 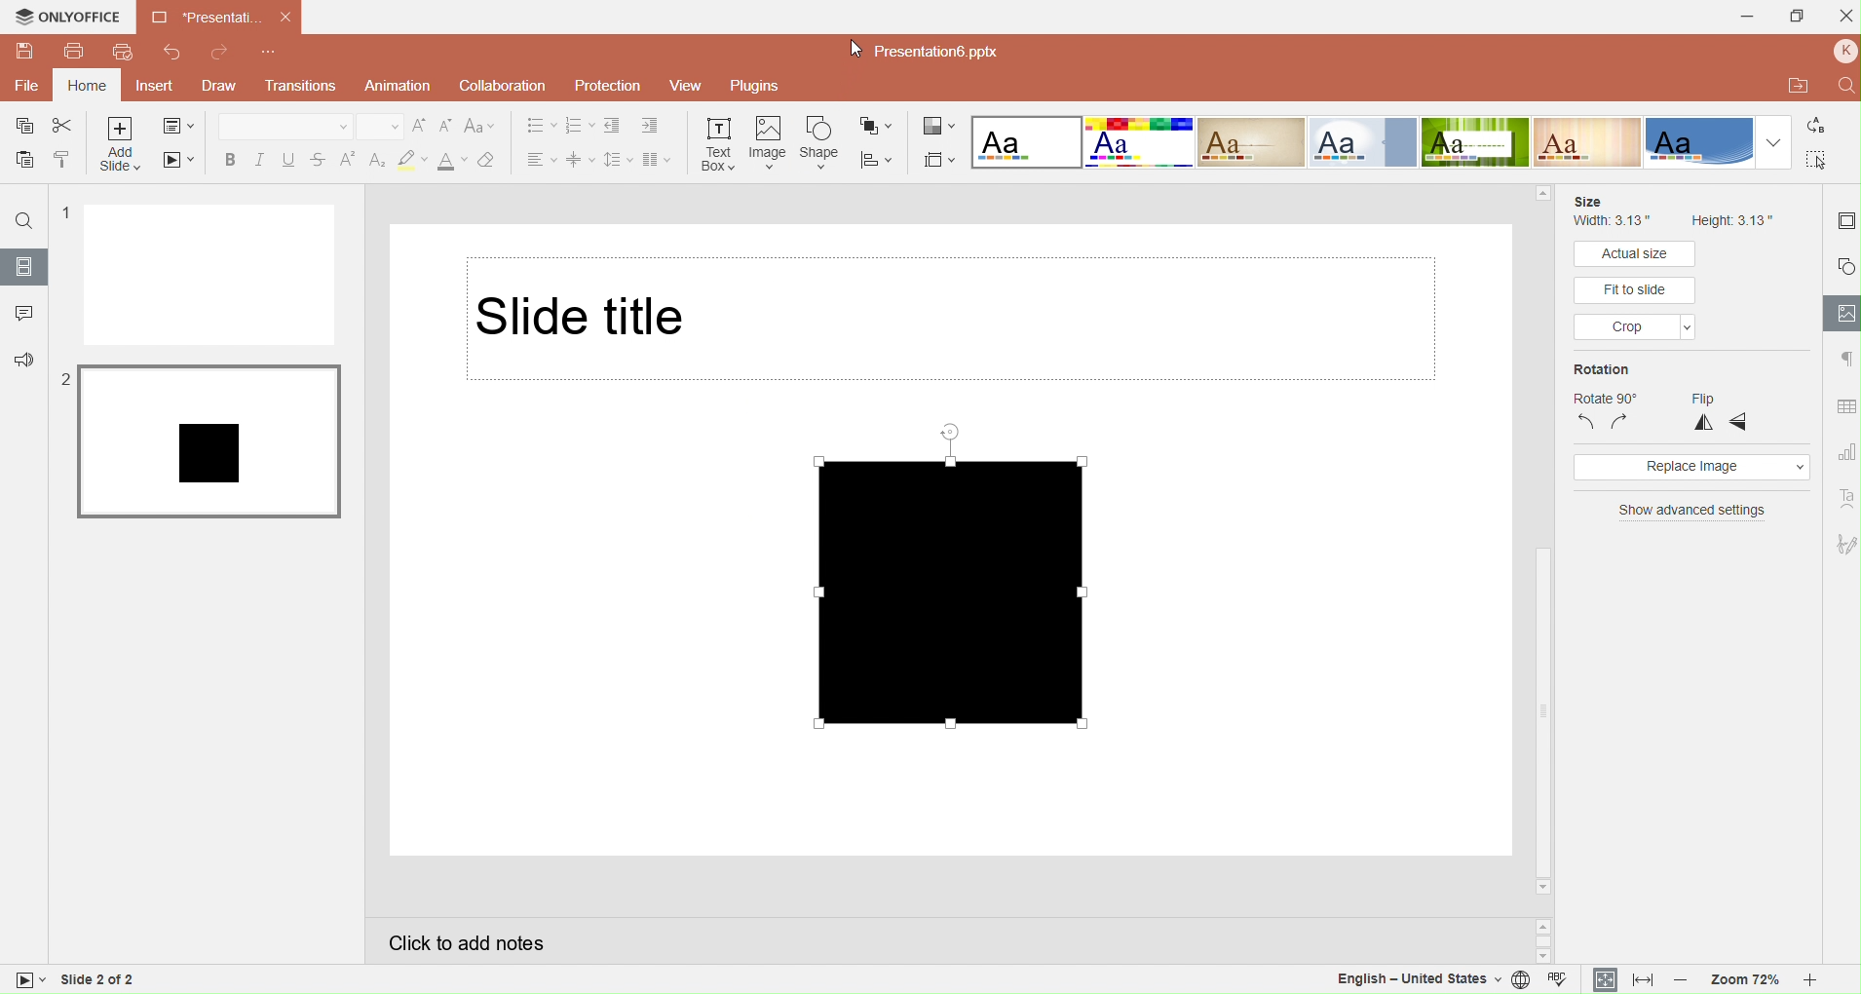 What do you see at coordinates (217, 86) in the screenshot?
I see `Draw` at bounding box center [217, 86].